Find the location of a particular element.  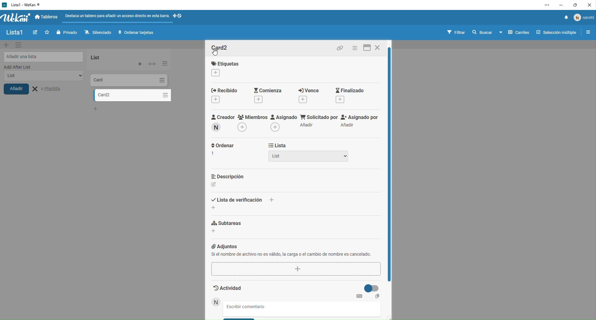

ordernar is located at coordinates (223, 154).